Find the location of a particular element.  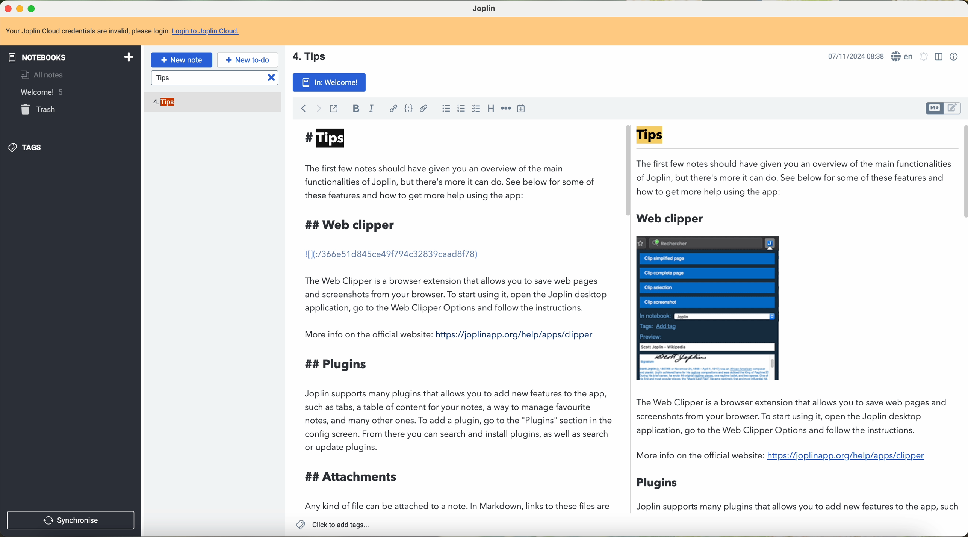

Tips

The first few notes should have given you an overview of the main
functionalities of Joplin, but there's more it can do. See below for some of
these features and how to get more help using the app:

## Web clipper

I[1(:/366e51d845ce49f794c32839caad8f78)

The Web Clipper is a browser extension that allows you to save web pages
and screenshots from your browser. To start using it, open the Joplin desktop
application, go to the Web Clipper Options and follow the instructions.

More info on the official website: https://joplinapp.org/help/apps/clipper
## Plugins

Joplin supports many plugins that allows you to add new features to the app,
such as tabs, a table of content for your notes, a way to manage favourite
notes, and many other ones. To add a plugin, go to the "Plugins" section in the
config screen. From there you can search and install plugins, as well as search
or update plugins.

## Attachments

Any kind of file can be attached to a note. In Markdown, links to these files are is located at coordinates (439, 321).